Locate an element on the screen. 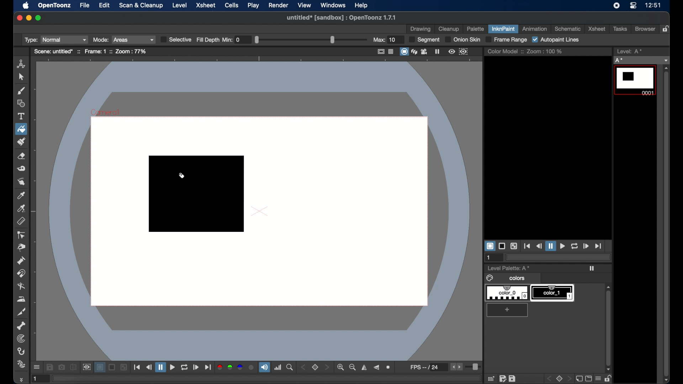  xsheet is located at coordinates (596, 29).